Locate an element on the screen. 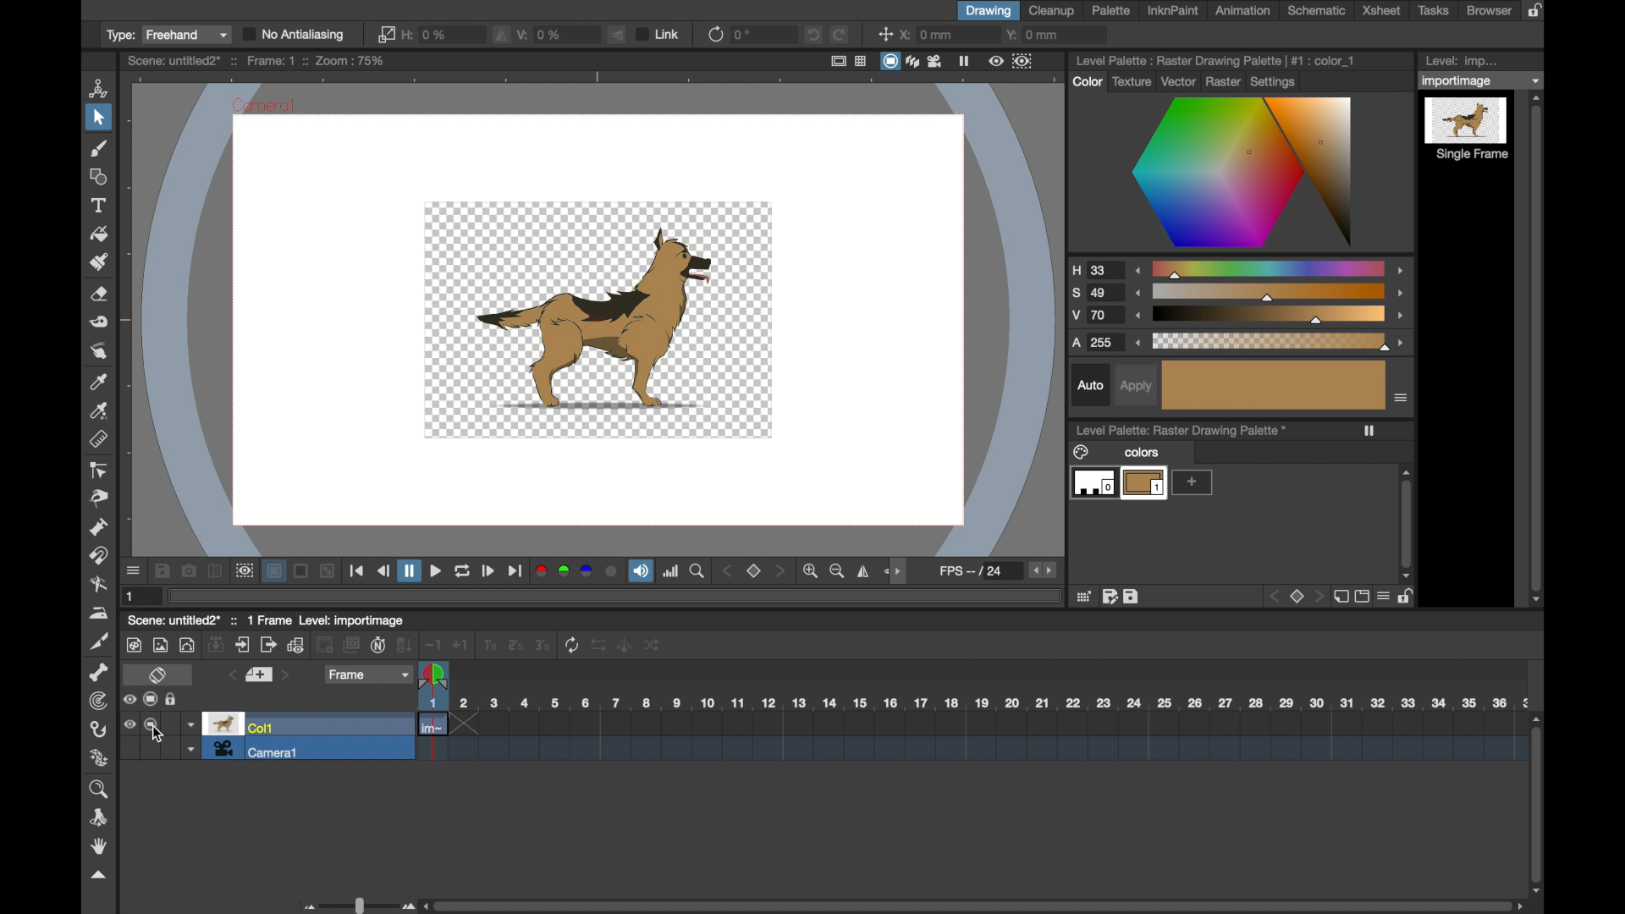  dropdown is located at coordinates (191, 749).